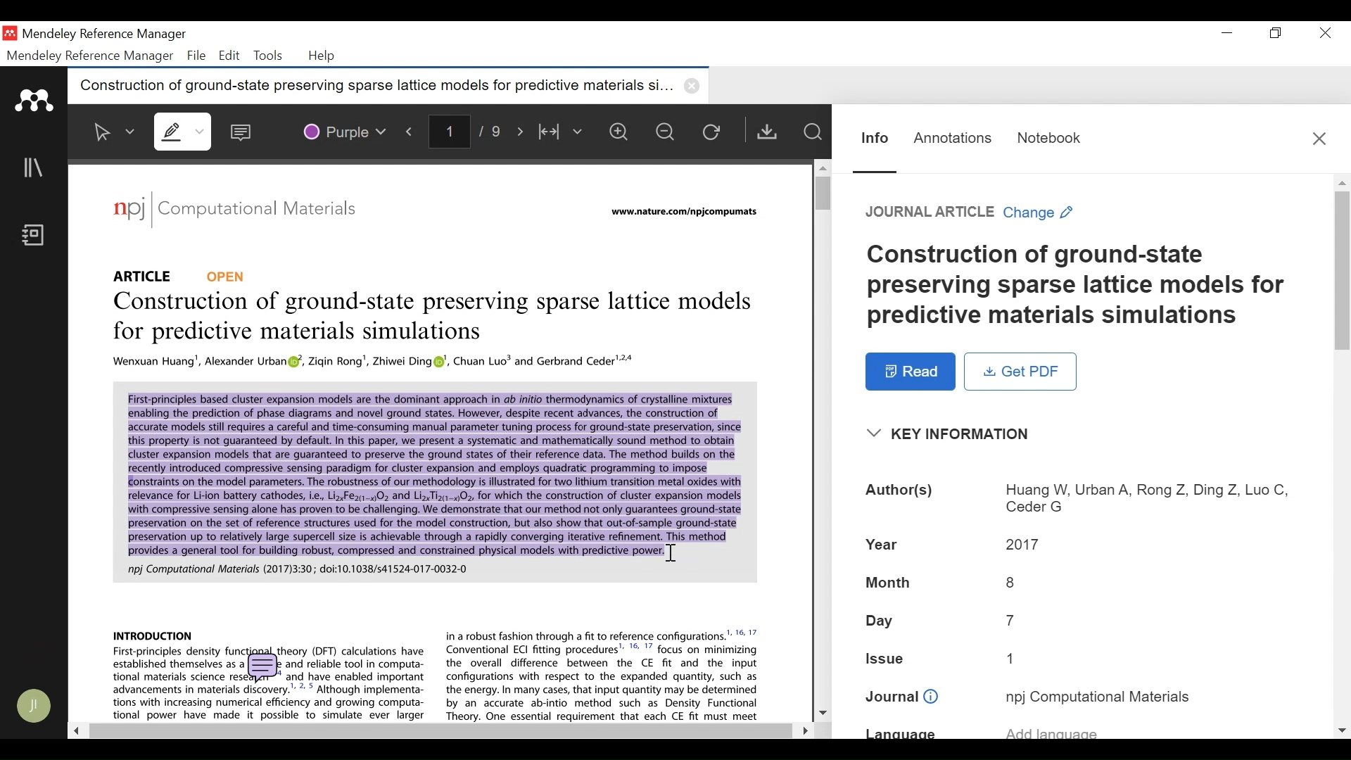 Image resolution: width=1351 pixels, height=760 pixels. Describe the element at coordinates (715, 131) in the screenshot. I see `Reload` at that location.